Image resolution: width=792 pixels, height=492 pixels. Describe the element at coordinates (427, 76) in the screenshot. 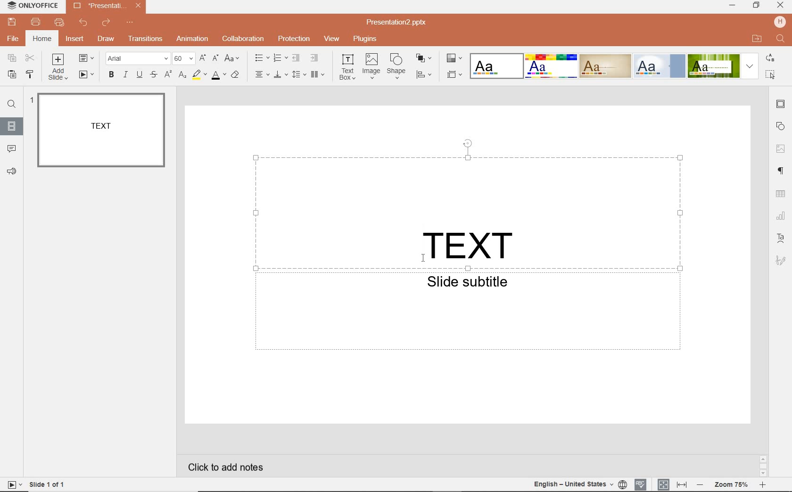

I see `ALIGN SHAPE` at that location.